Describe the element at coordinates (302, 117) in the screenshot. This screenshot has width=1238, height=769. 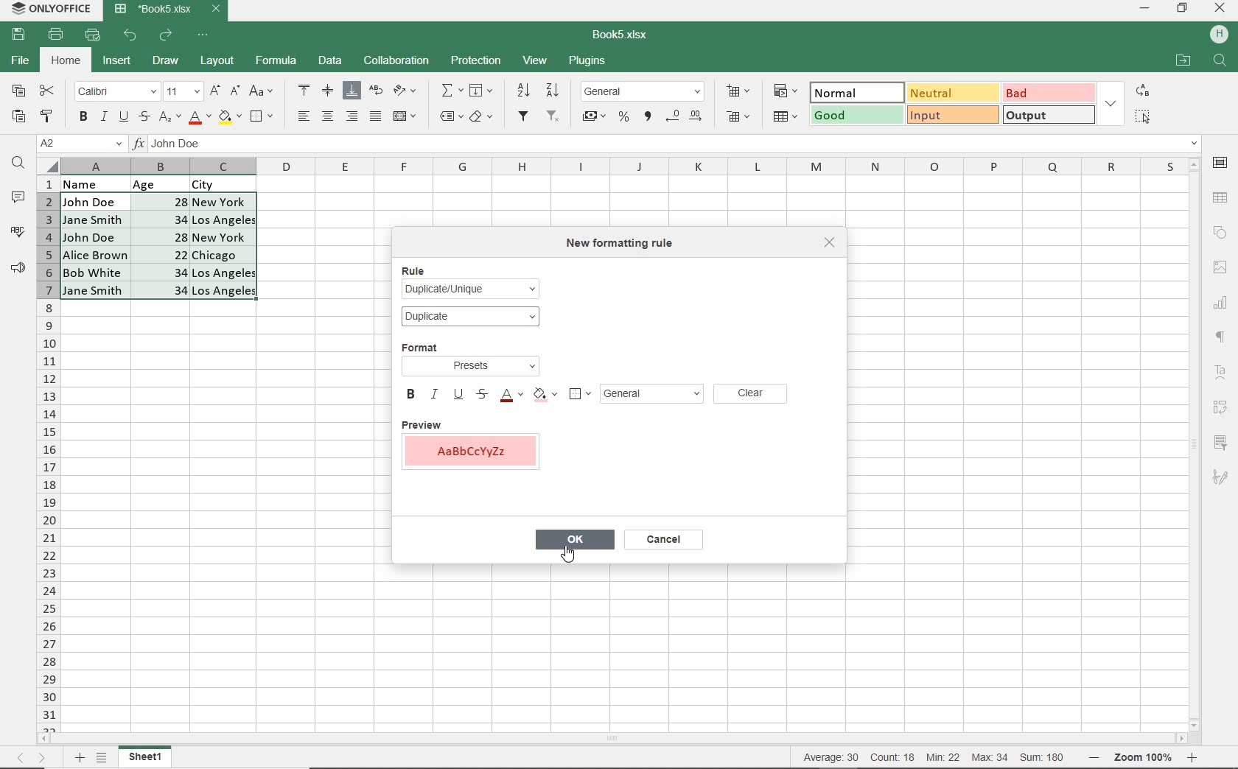
I see `ALIGN LEFT` at that location.